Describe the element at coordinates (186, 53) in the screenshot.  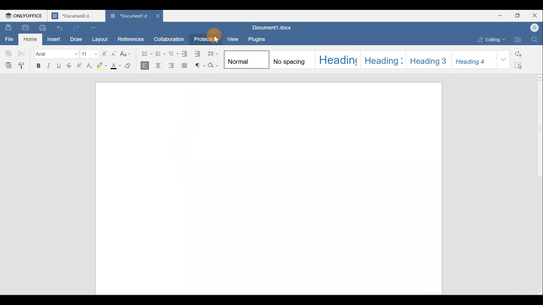
I see `Decrease indent` at that location.